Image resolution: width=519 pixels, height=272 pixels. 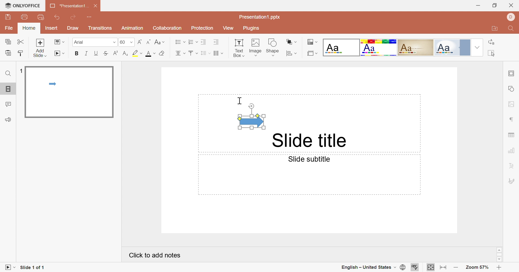 I want to click on Zoom out, so click(x=456, y=268).